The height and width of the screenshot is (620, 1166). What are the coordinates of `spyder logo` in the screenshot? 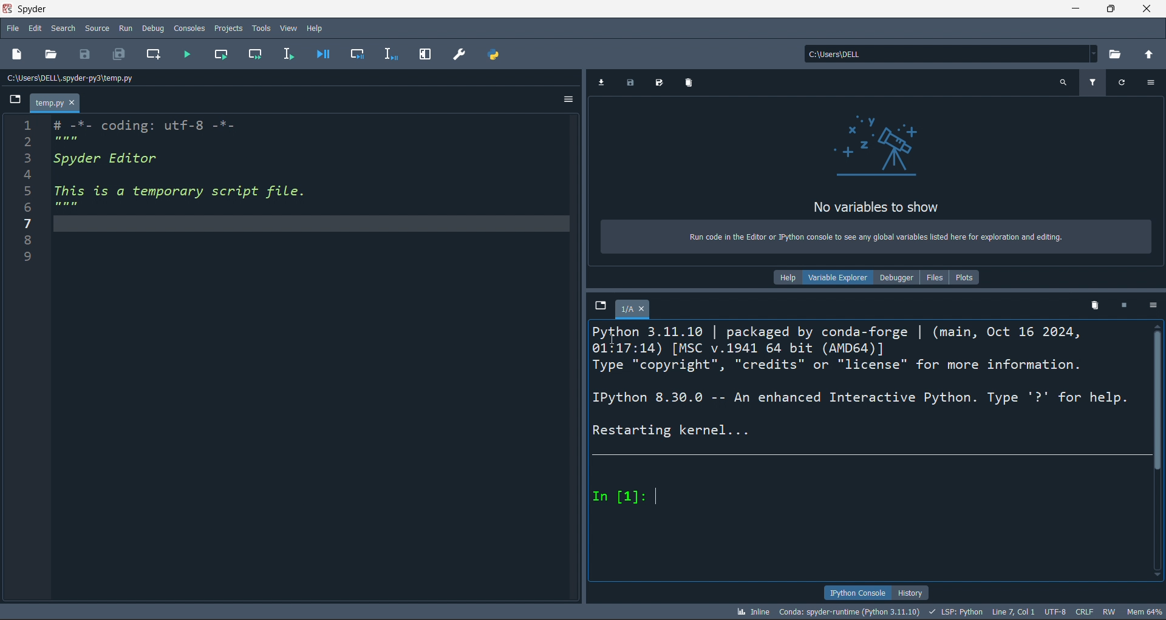 It's located at (7, 9).